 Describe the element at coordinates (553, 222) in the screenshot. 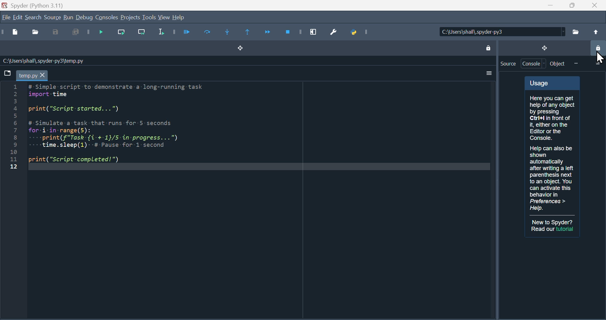

I see `New to Spyder?` at that location.